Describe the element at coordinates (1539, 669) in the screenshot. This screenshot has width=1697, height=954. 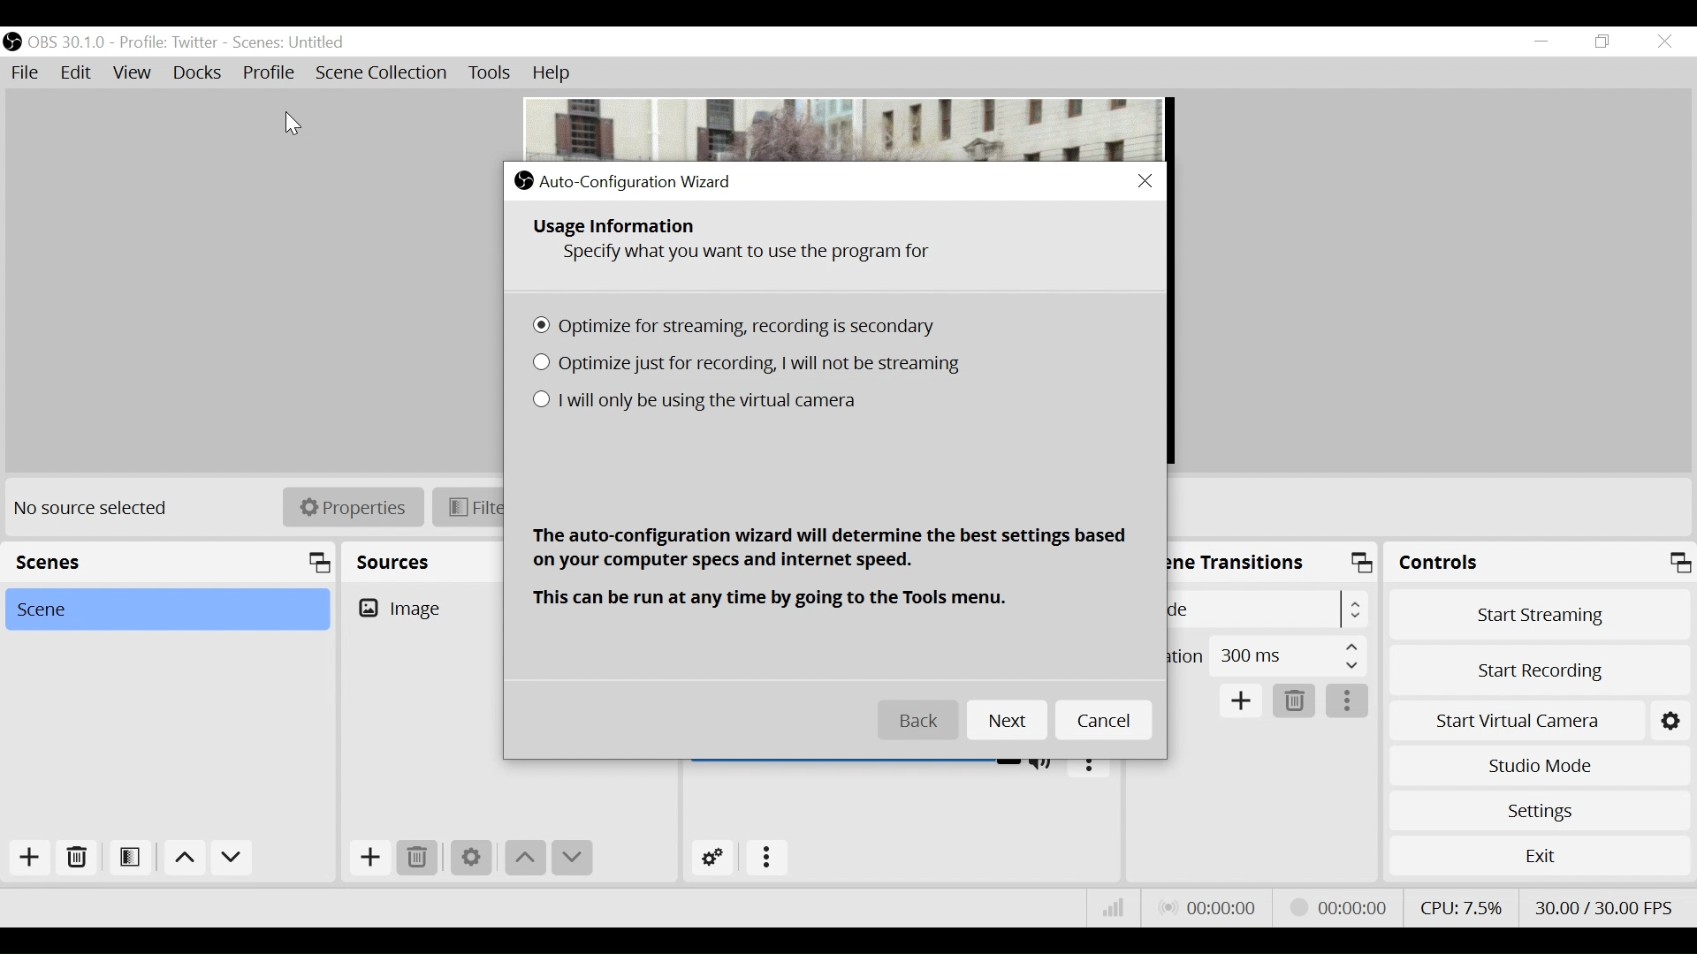
I see `Start Recording` at that location.